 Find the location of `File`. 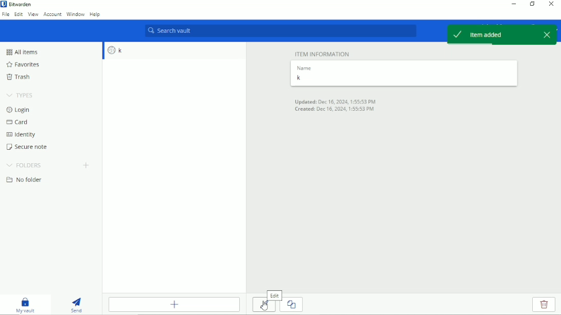

File is located at coordinates (5, 16).